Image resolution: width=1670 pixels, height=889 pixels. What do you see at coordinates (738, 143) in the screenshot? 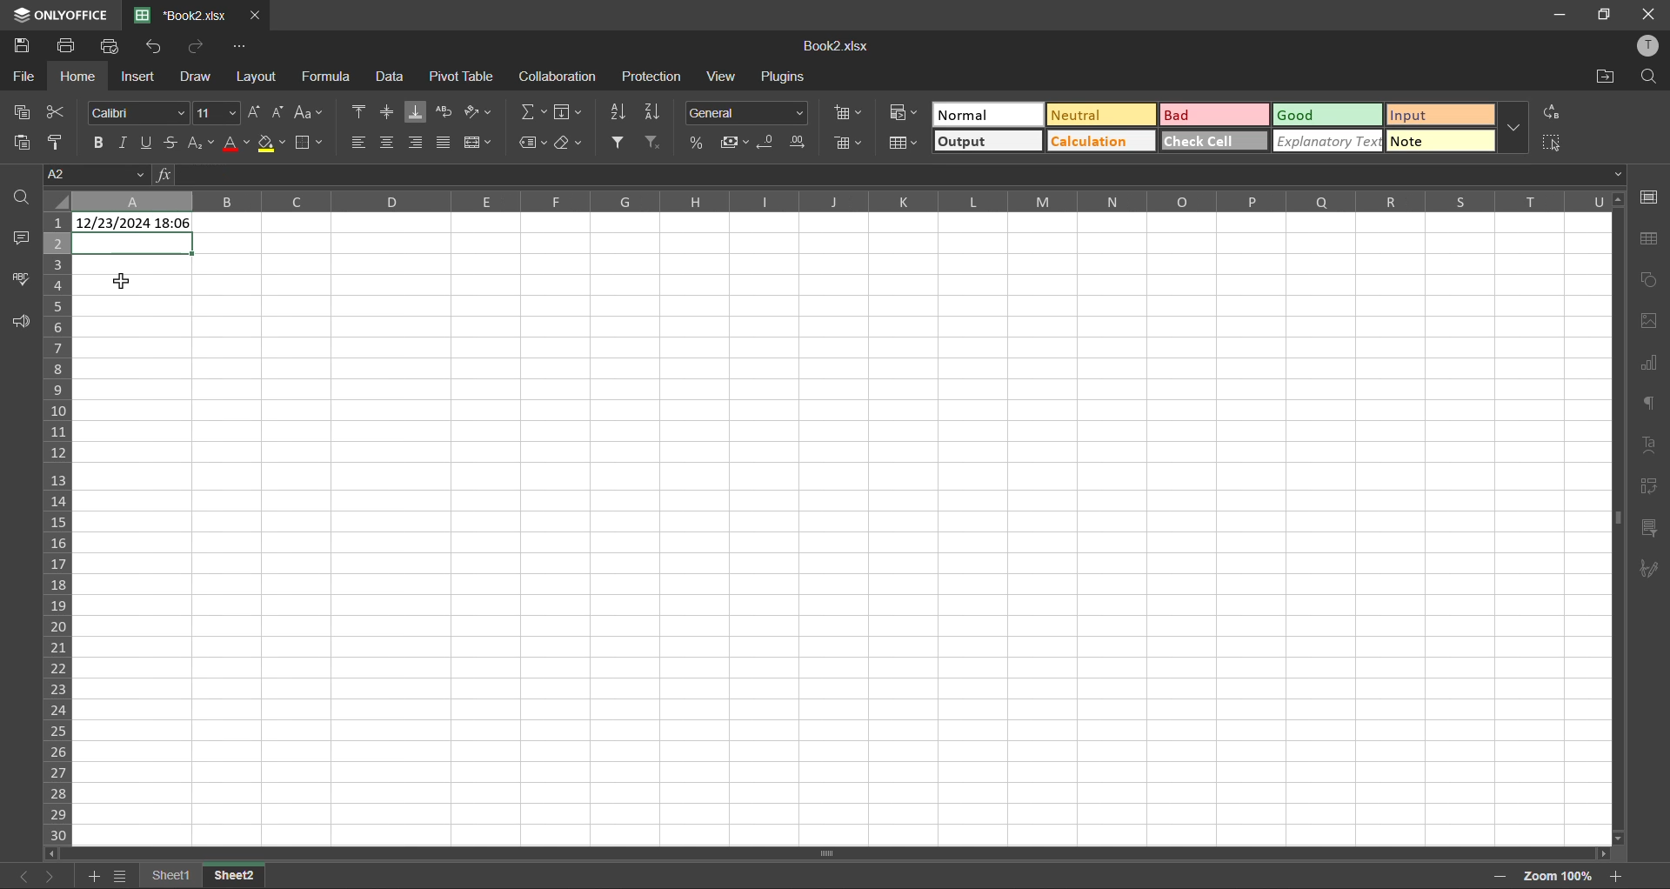
I see `accounting` at bounding box center [738, 143].